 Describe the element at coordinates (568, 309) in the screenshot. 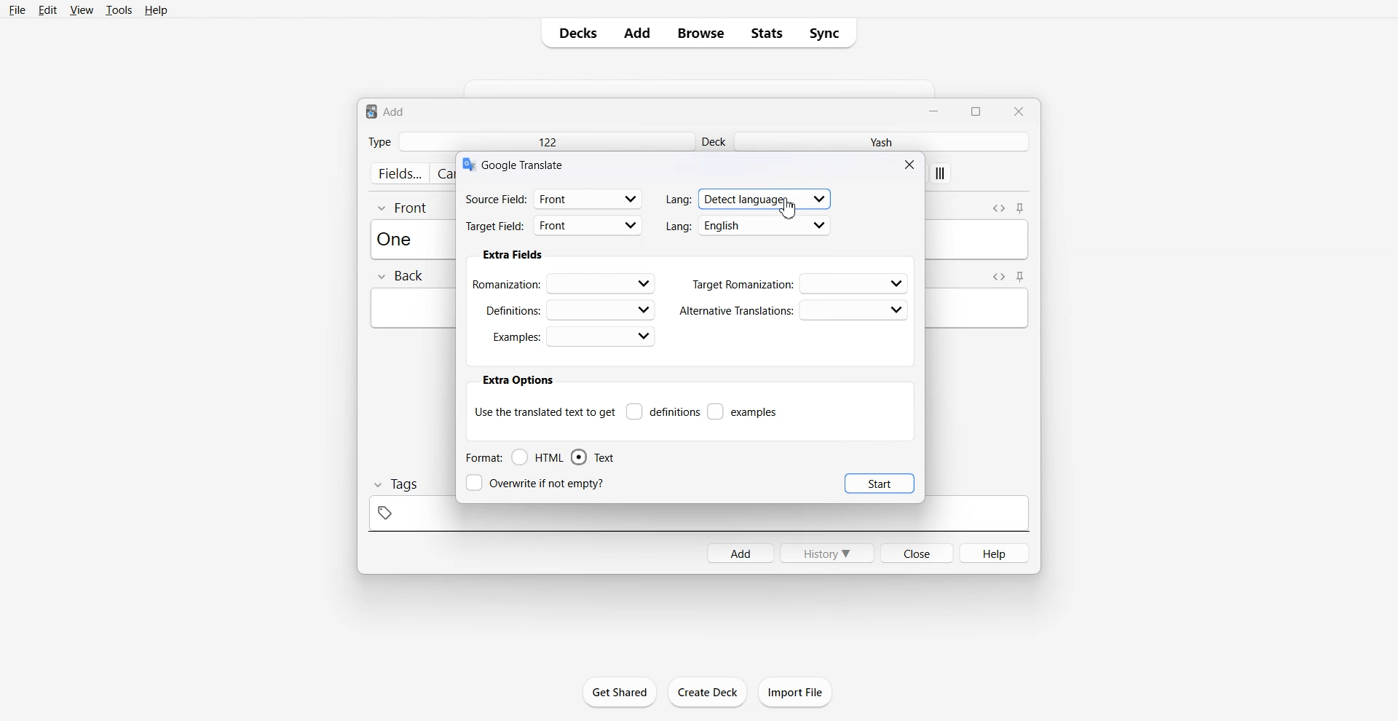

I see `Definations` at that location.